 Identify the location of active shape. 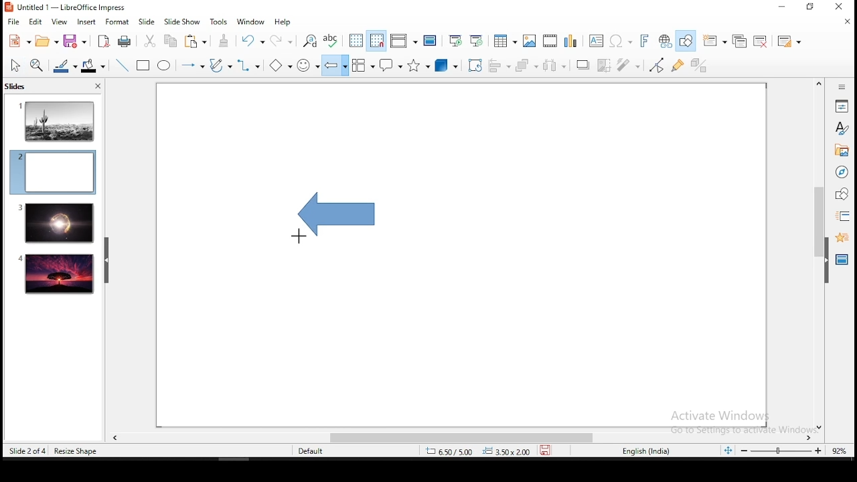
(334, 214).